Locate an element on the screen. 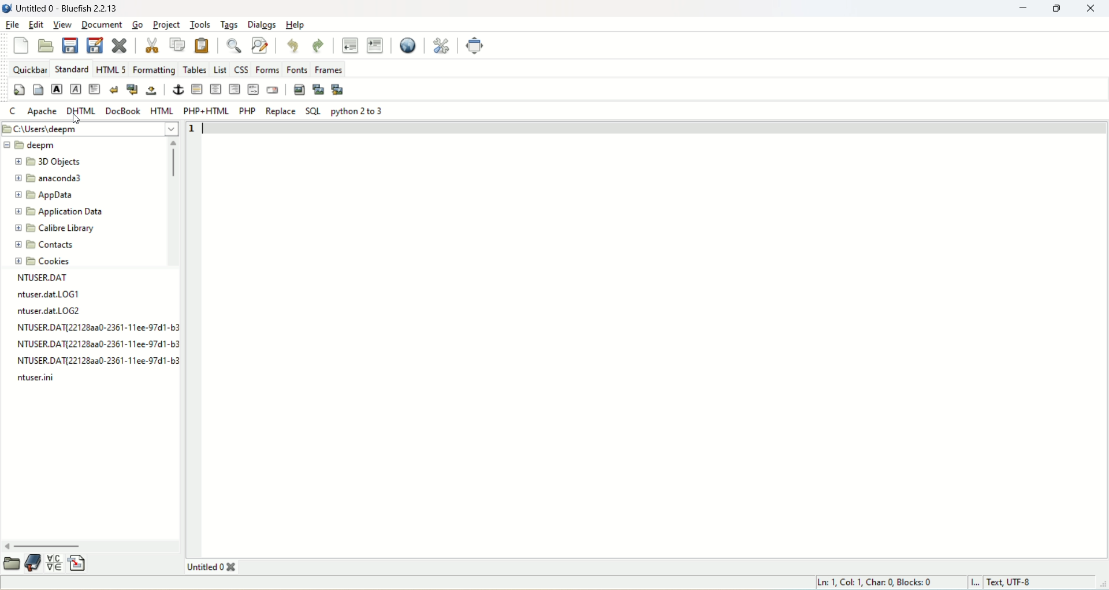 The image size is (1109, 590). formatting is located at coordinates (154, 70).